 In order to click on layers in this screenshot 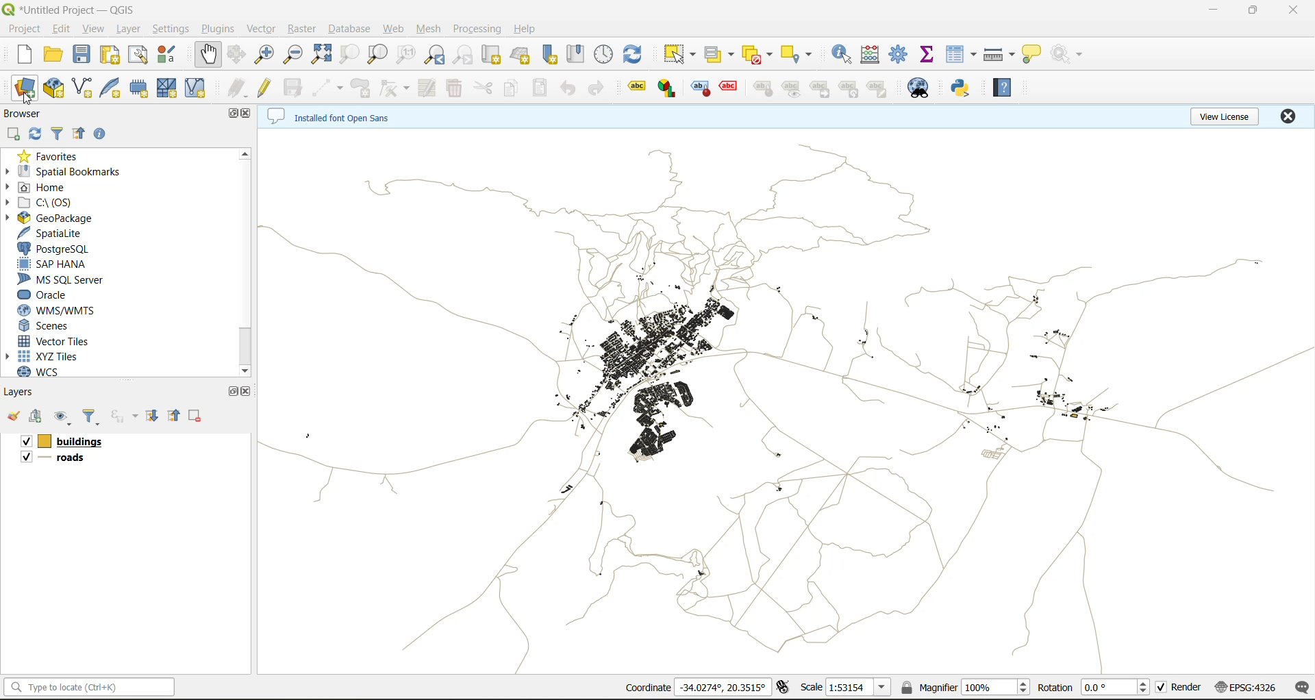, I will do `click(20, 391)`.